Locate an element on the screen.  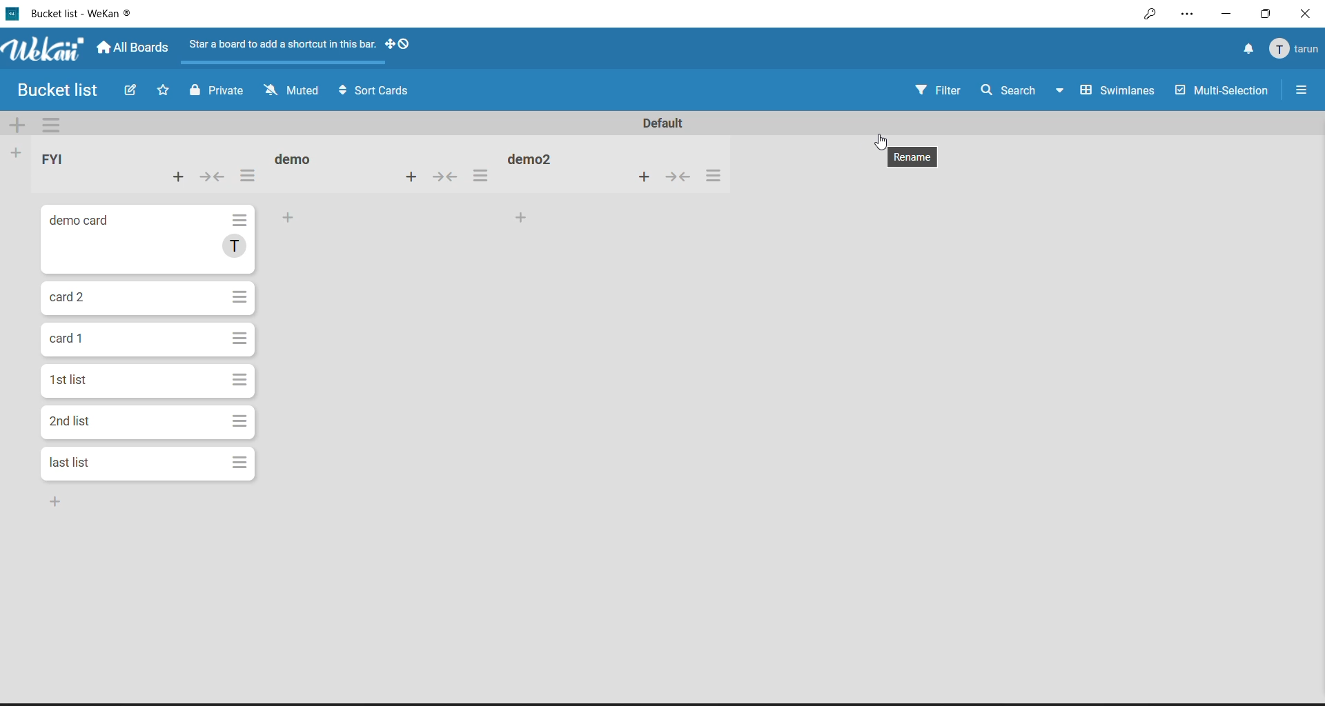
cursor is located at coordinates (879, 140).